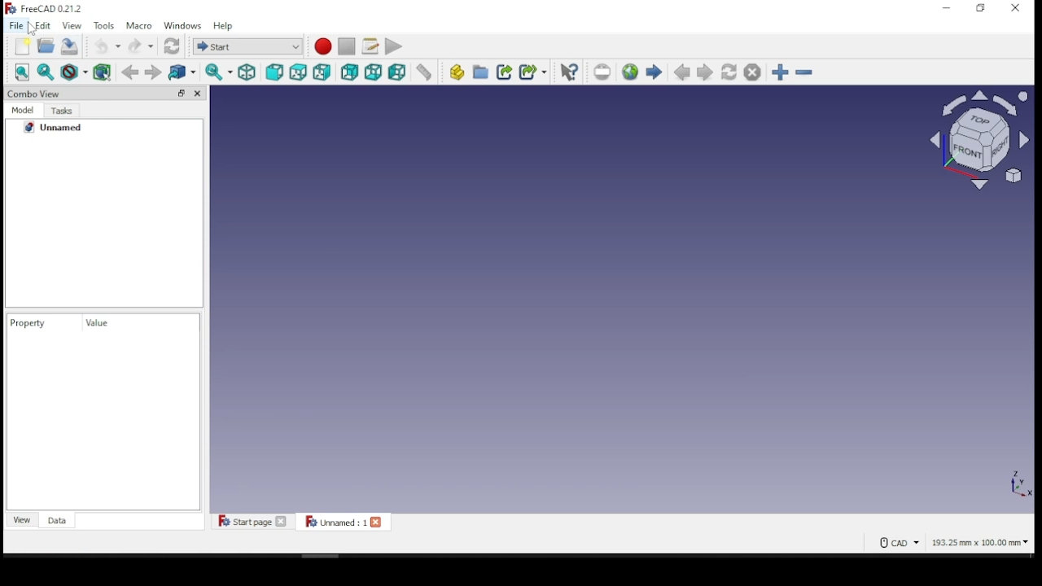 The image size is (1042, 586). Describe the element at coordinates (99, 323) in the screenshot. I see `value` at that location.